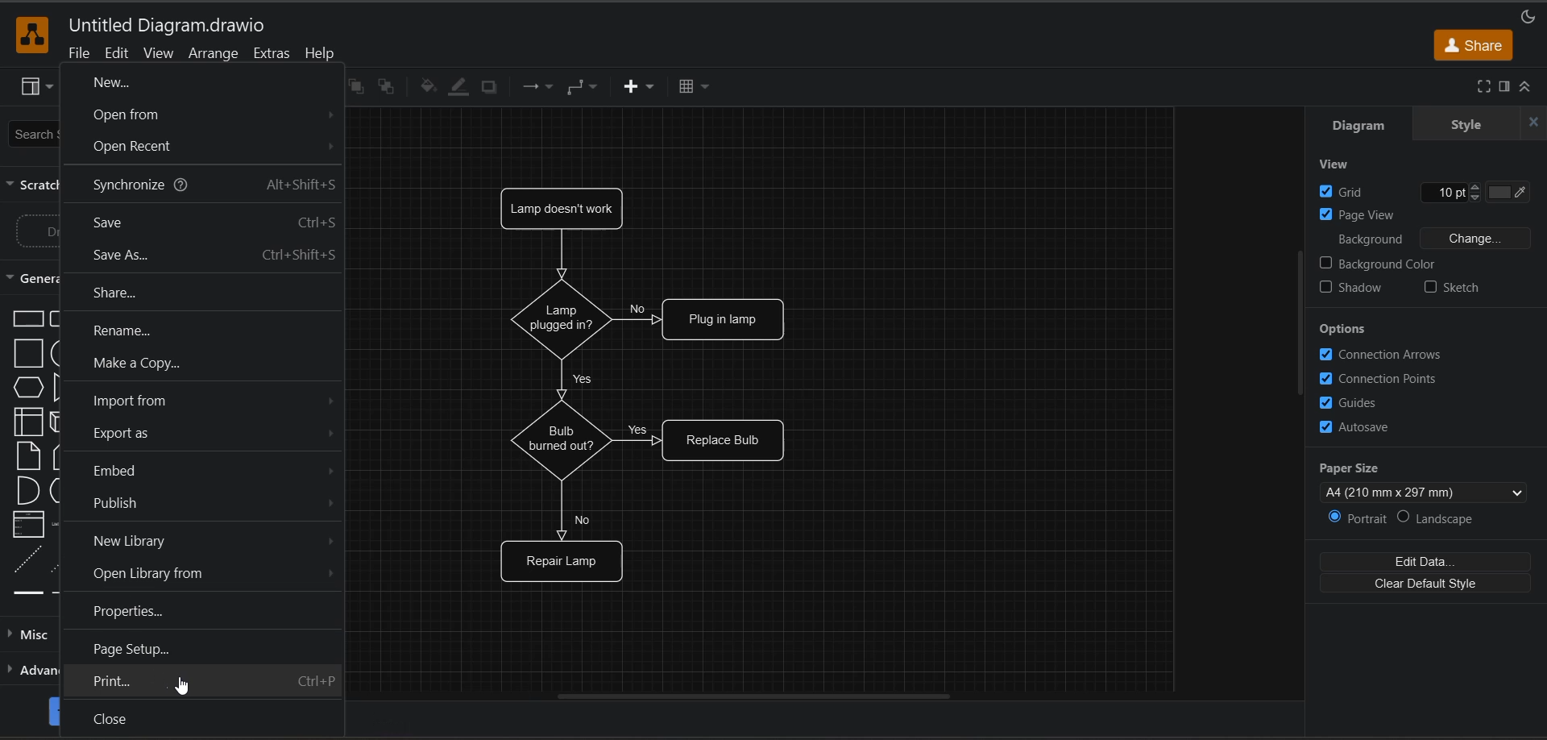  I want to click on view, so click(157, 54).